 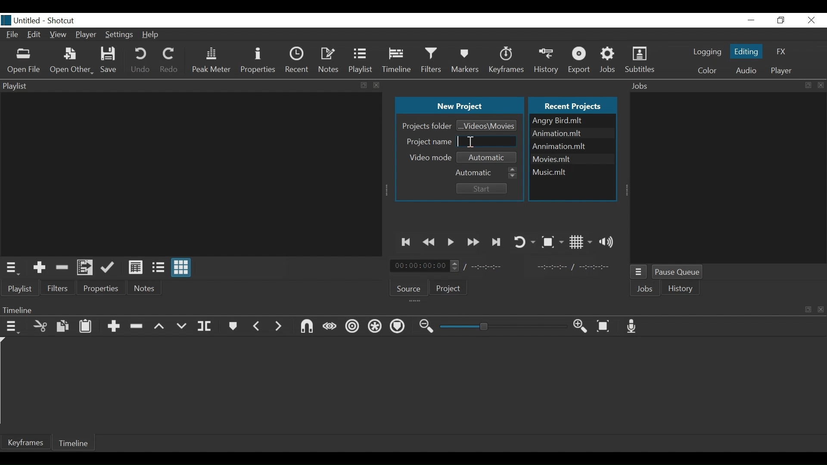 I want to click on View as Detail, so click(x=135, y=267).